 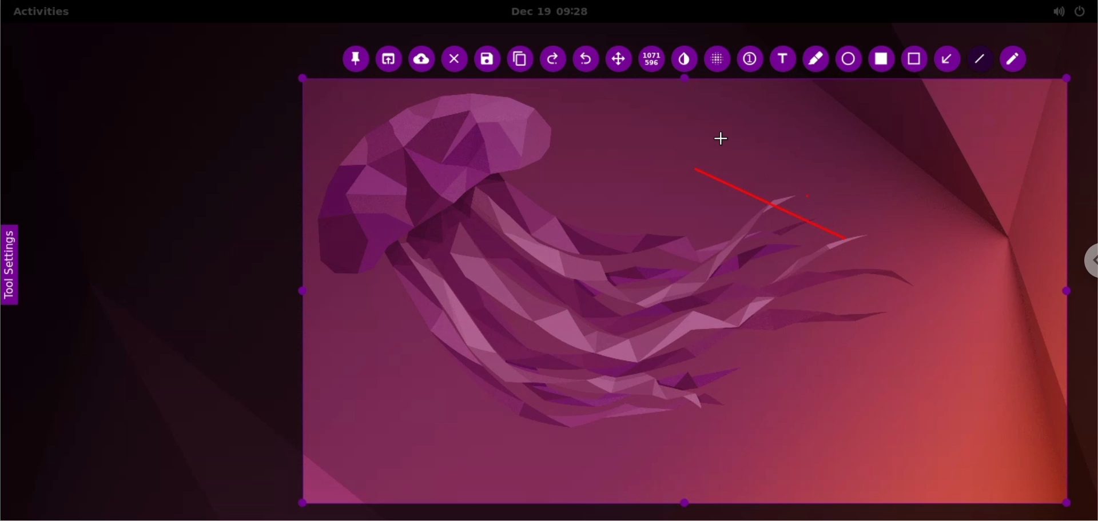 I want to click on selection, so click(x=883, y=60).